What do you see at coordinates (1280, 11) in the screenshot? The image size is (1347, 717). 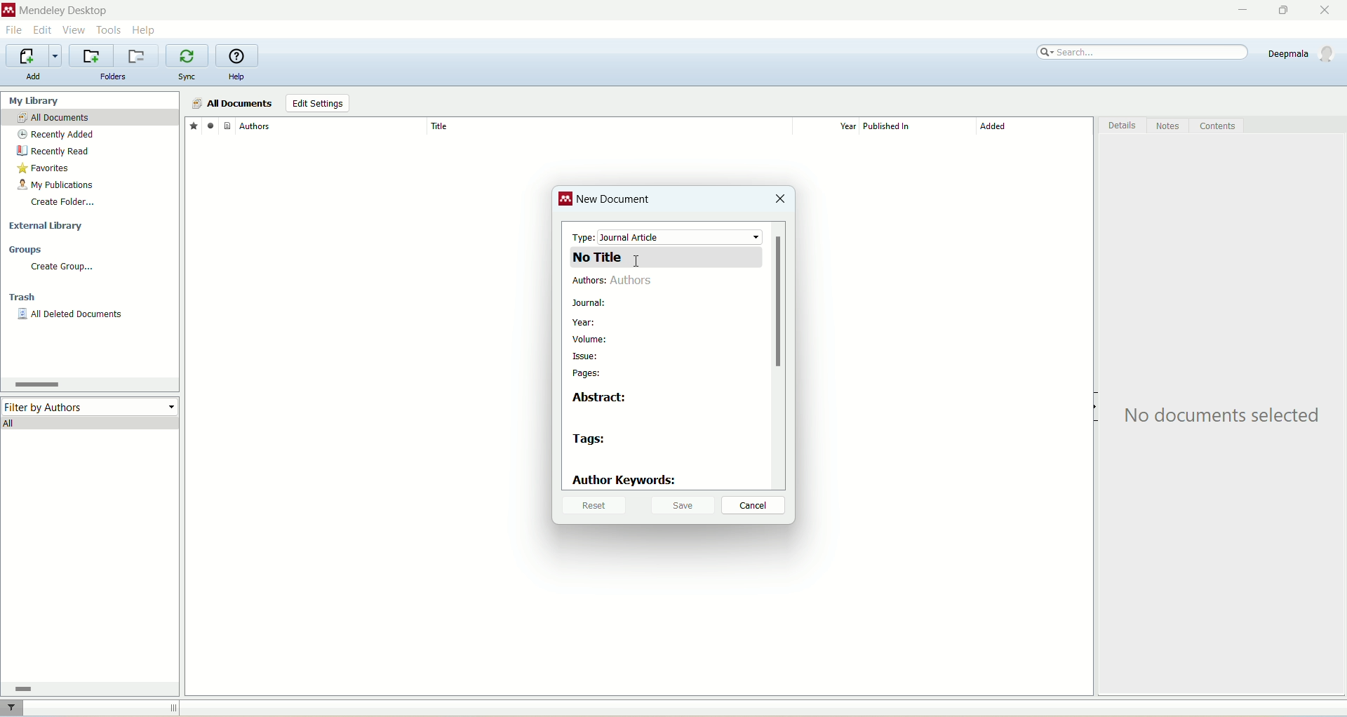 I see `maximize` at bounding box center [1280, 11].